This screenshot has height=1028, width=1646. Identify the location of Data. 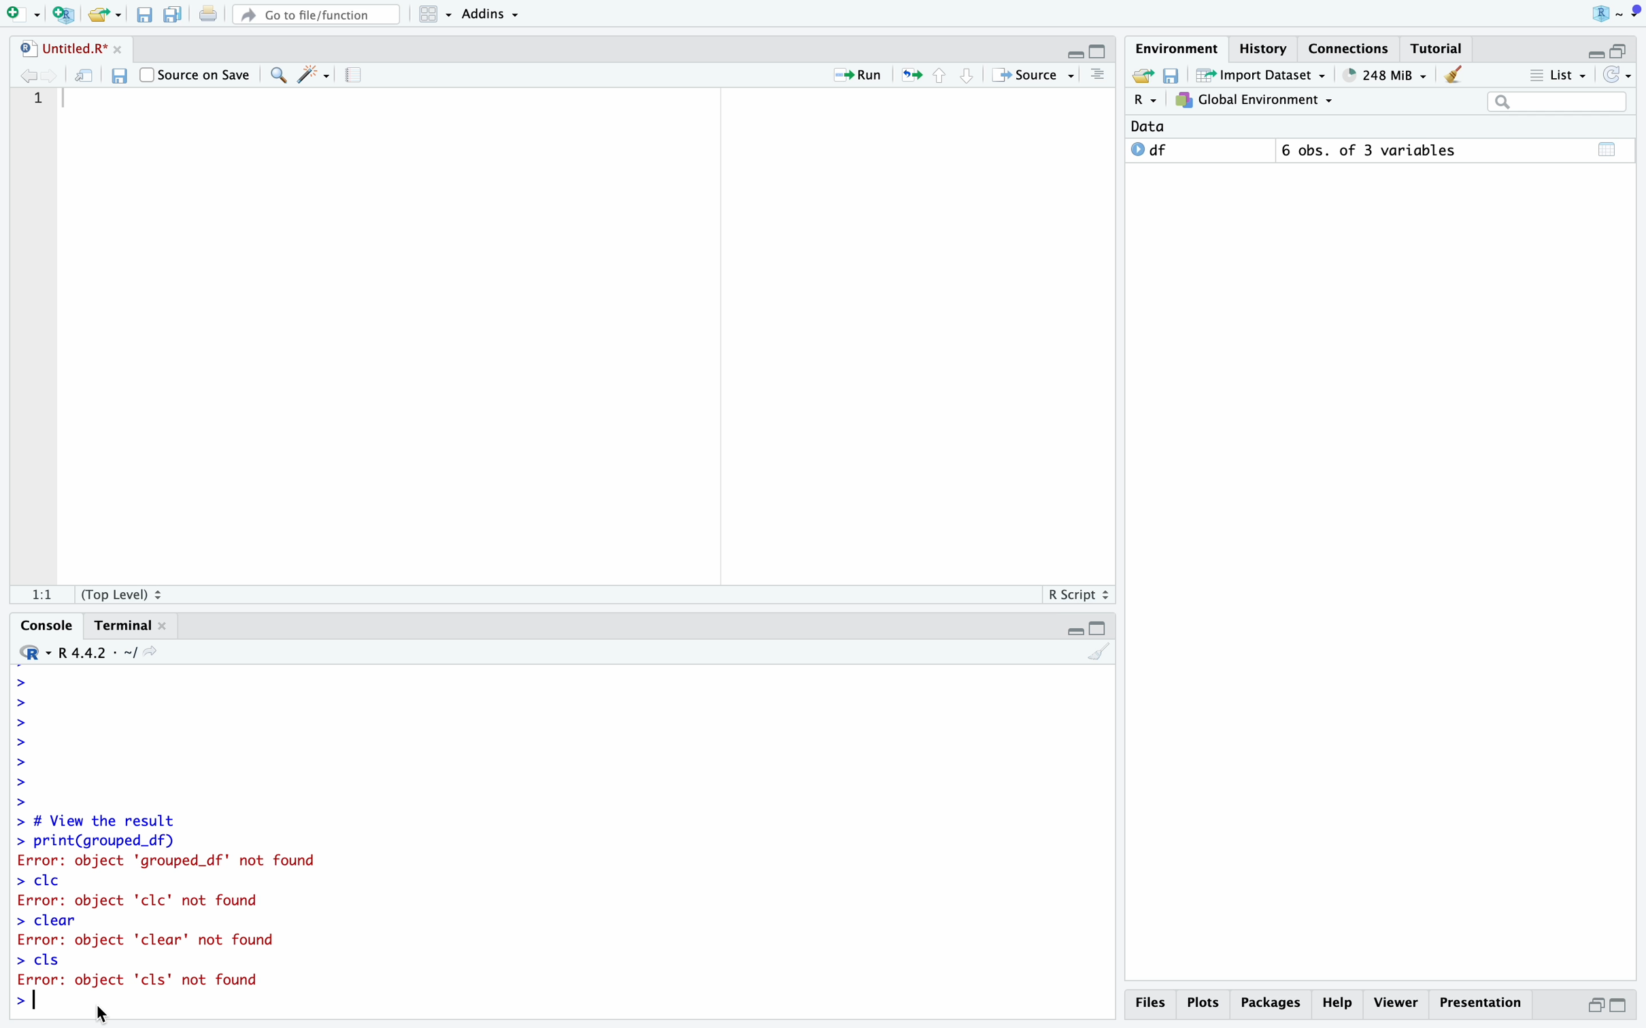
(1158, 126).